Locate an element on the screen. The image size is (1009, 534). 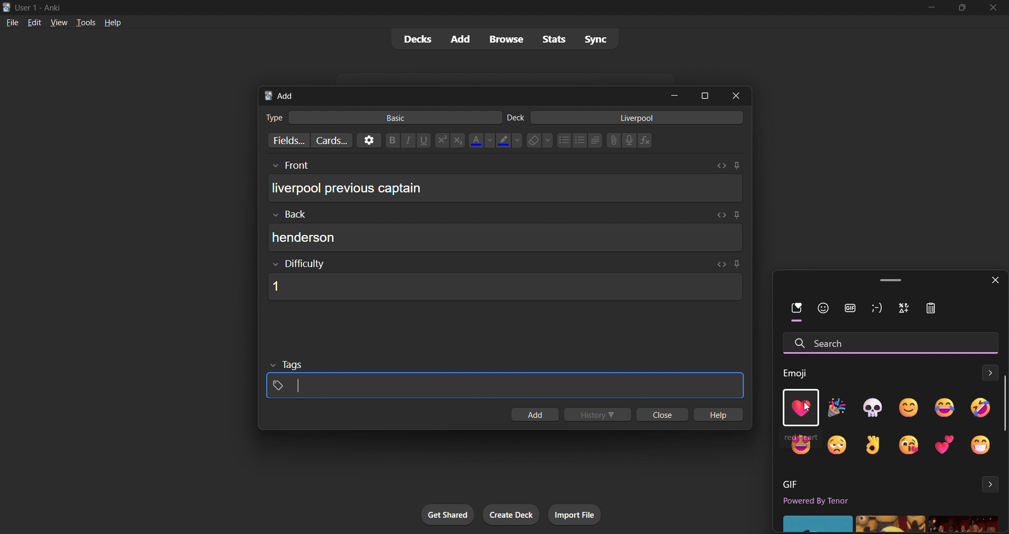
icon  is located at coordinates (934, 310).